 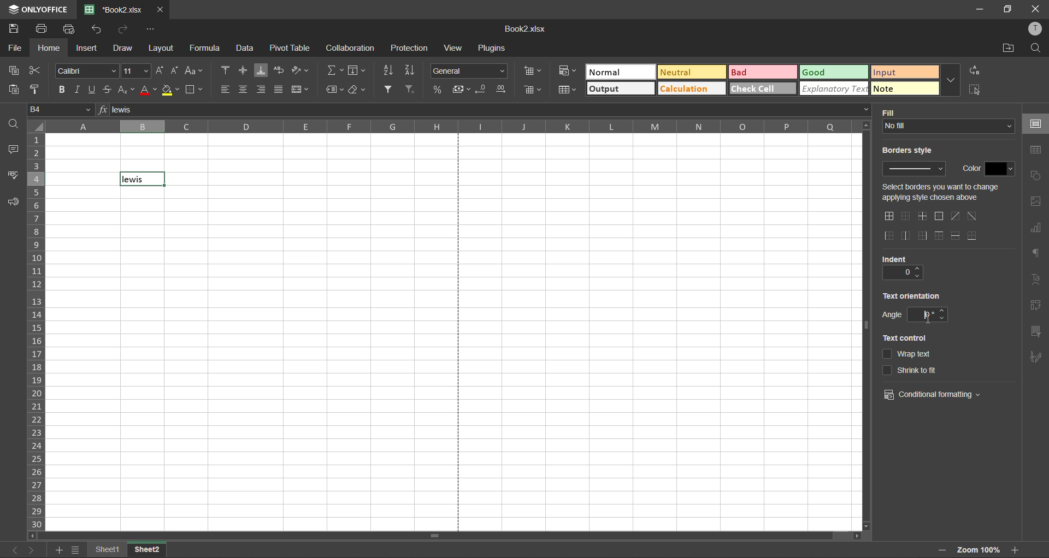 I want to click on fields, so click(x=358, y=71).